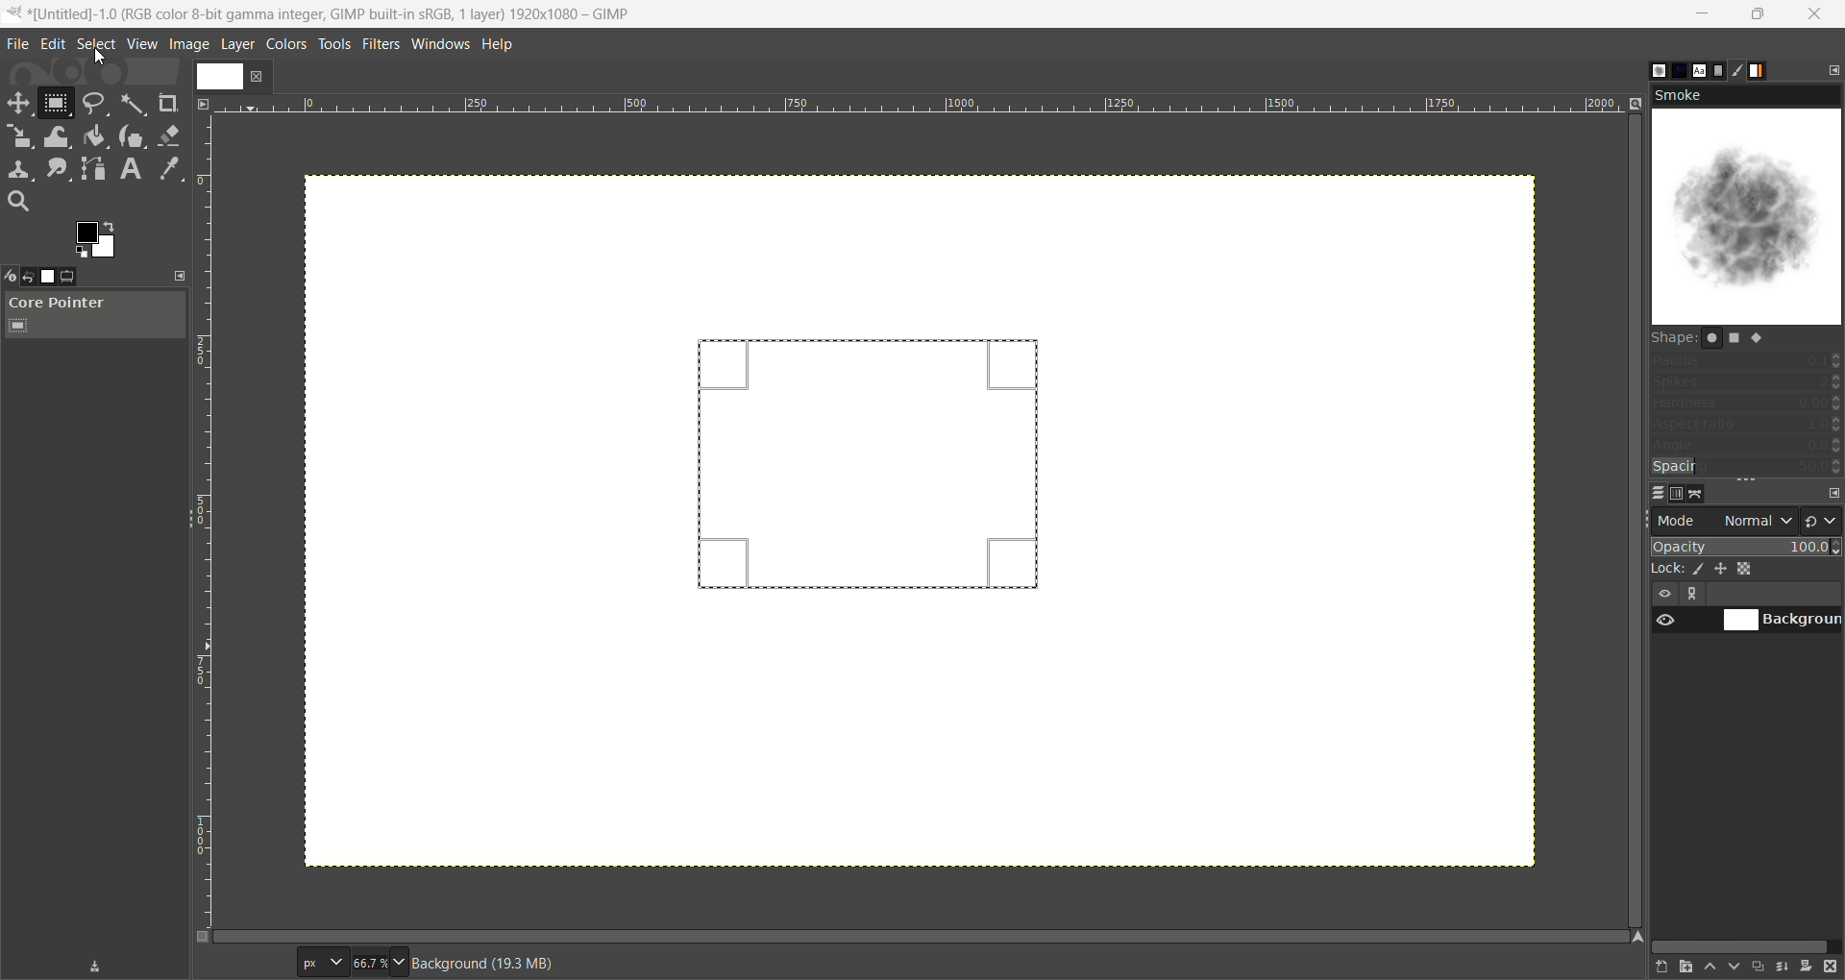  I want to click on maximize, so click(1759, 12).